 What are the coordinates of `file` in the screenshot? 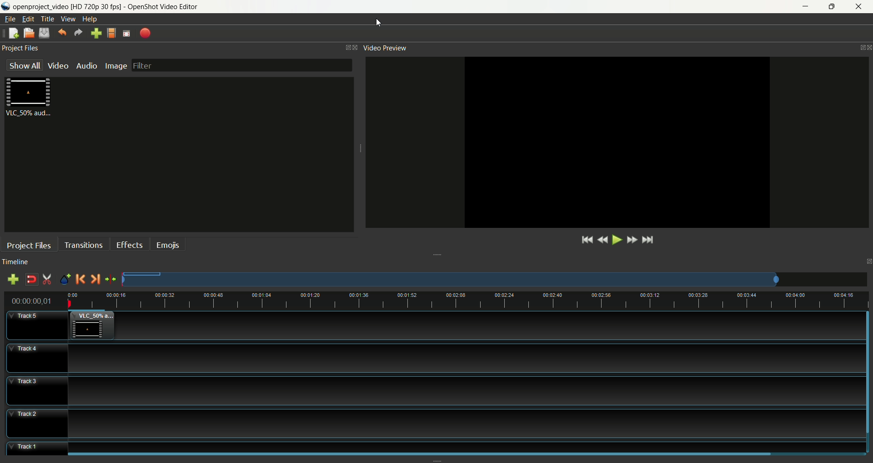 It's located at (11, 19).